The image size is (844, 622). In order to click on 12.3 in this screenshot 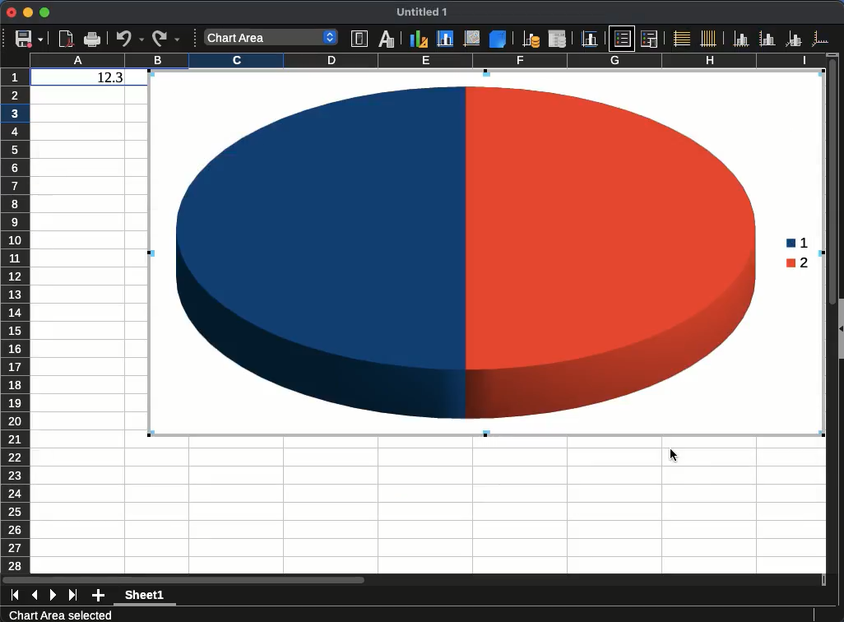, I will do `click(110, 77)`.